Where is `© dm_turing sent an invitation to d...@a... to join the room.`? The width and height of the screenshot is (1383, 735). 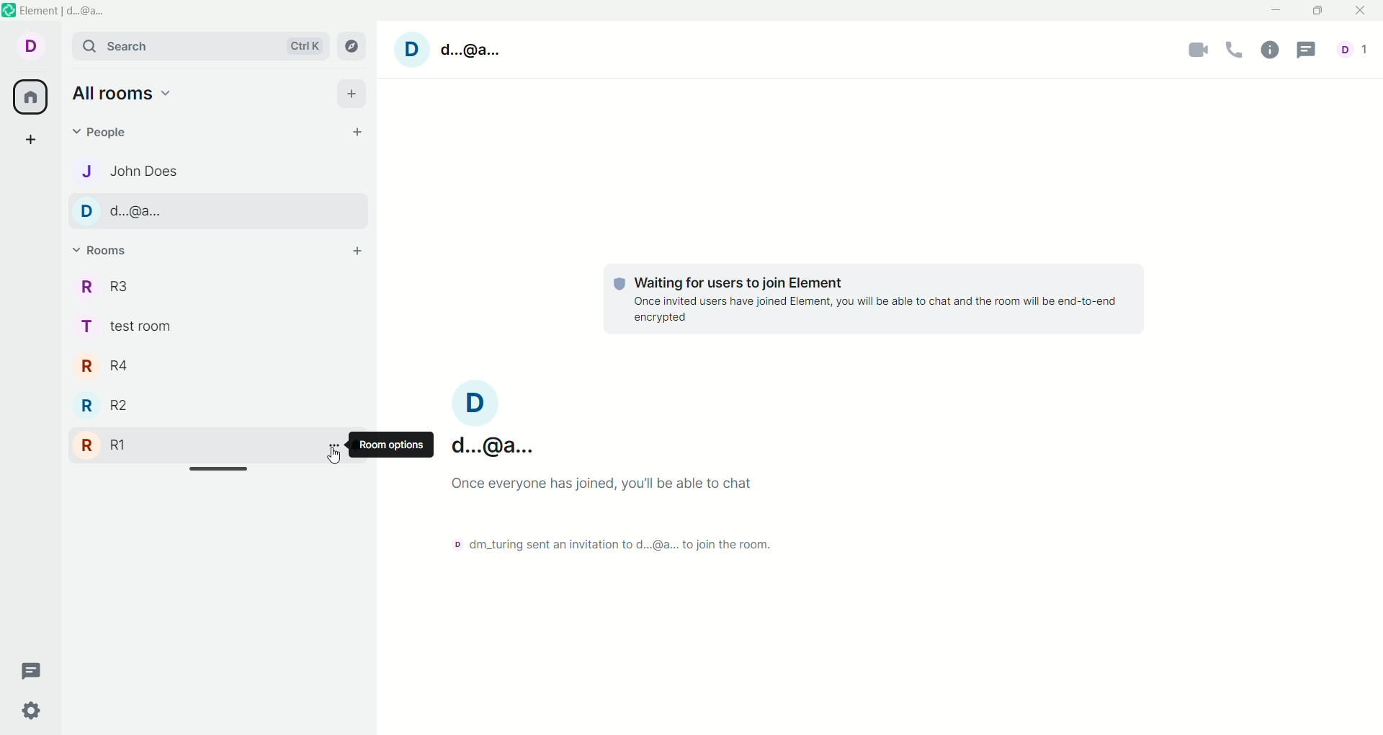 © dm_turing sent an invitation to d...@a... to join the room. is located at coordinates (623, 550).